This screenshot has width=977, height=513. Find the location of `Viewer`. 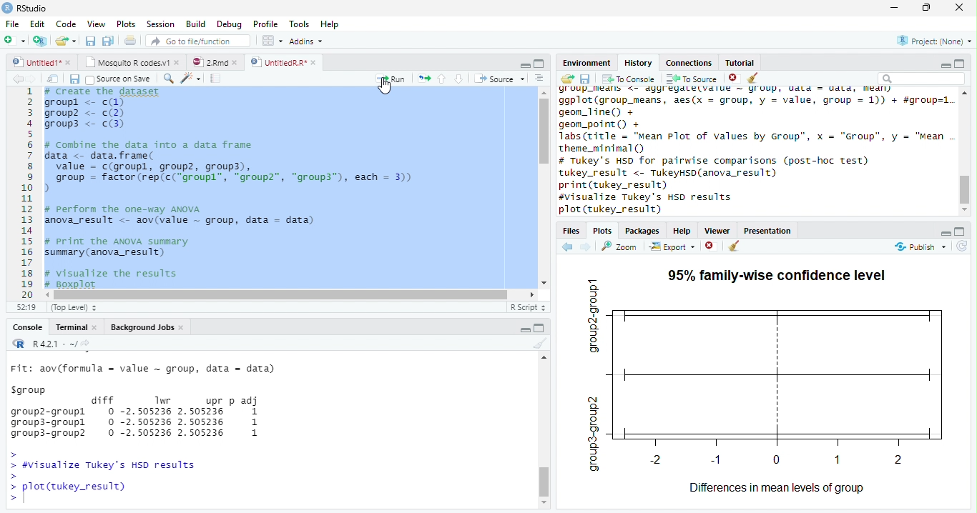

Viewer is located at coordinates (719, 230).